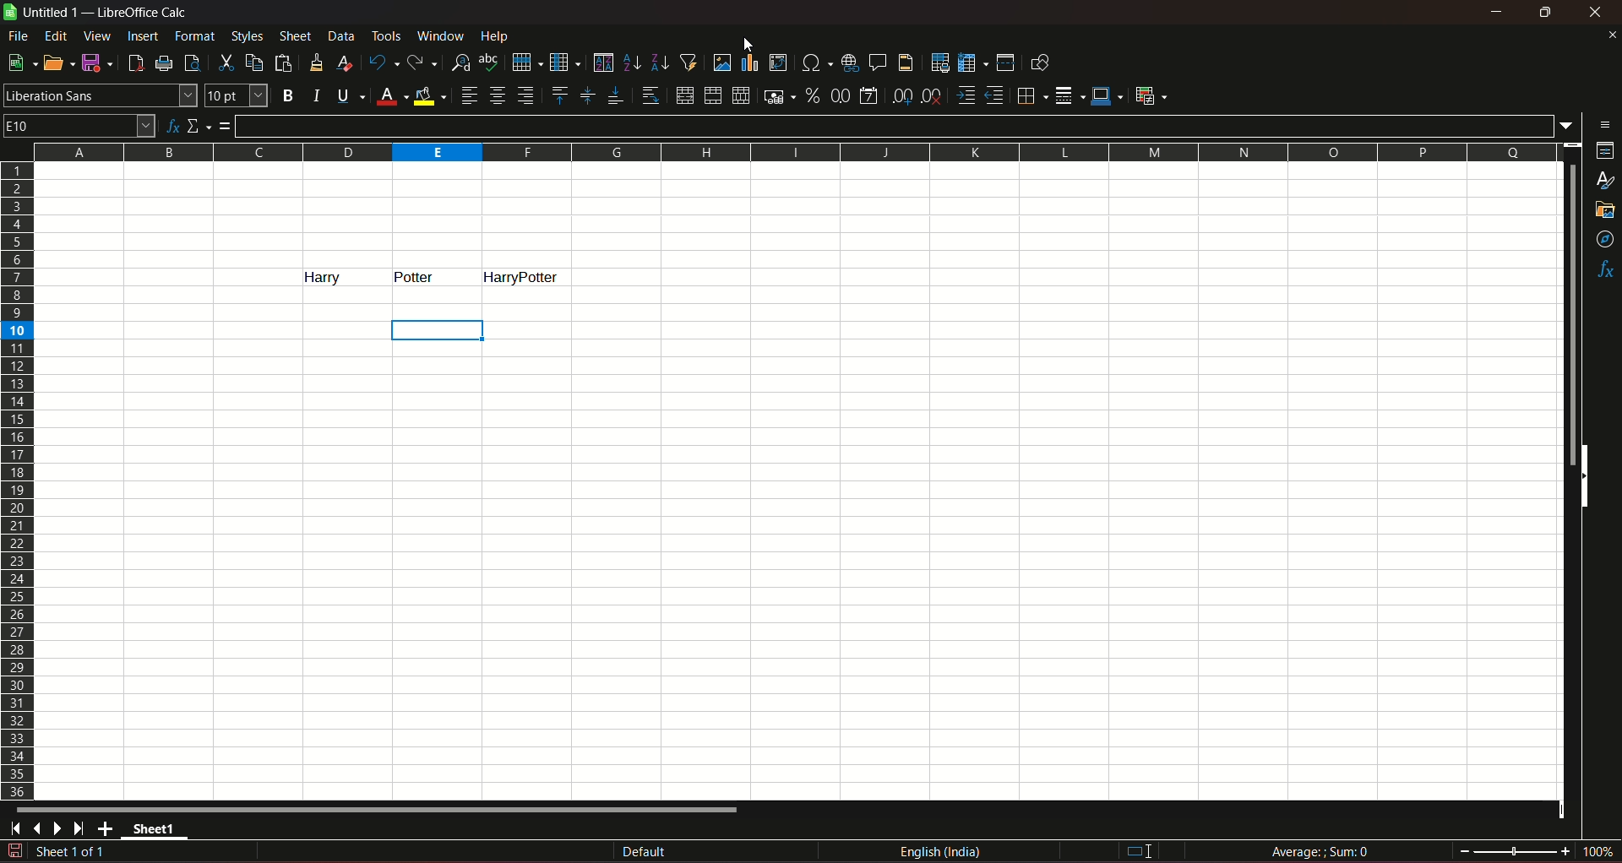  I want to click on scroll to last, so click(84, 829).